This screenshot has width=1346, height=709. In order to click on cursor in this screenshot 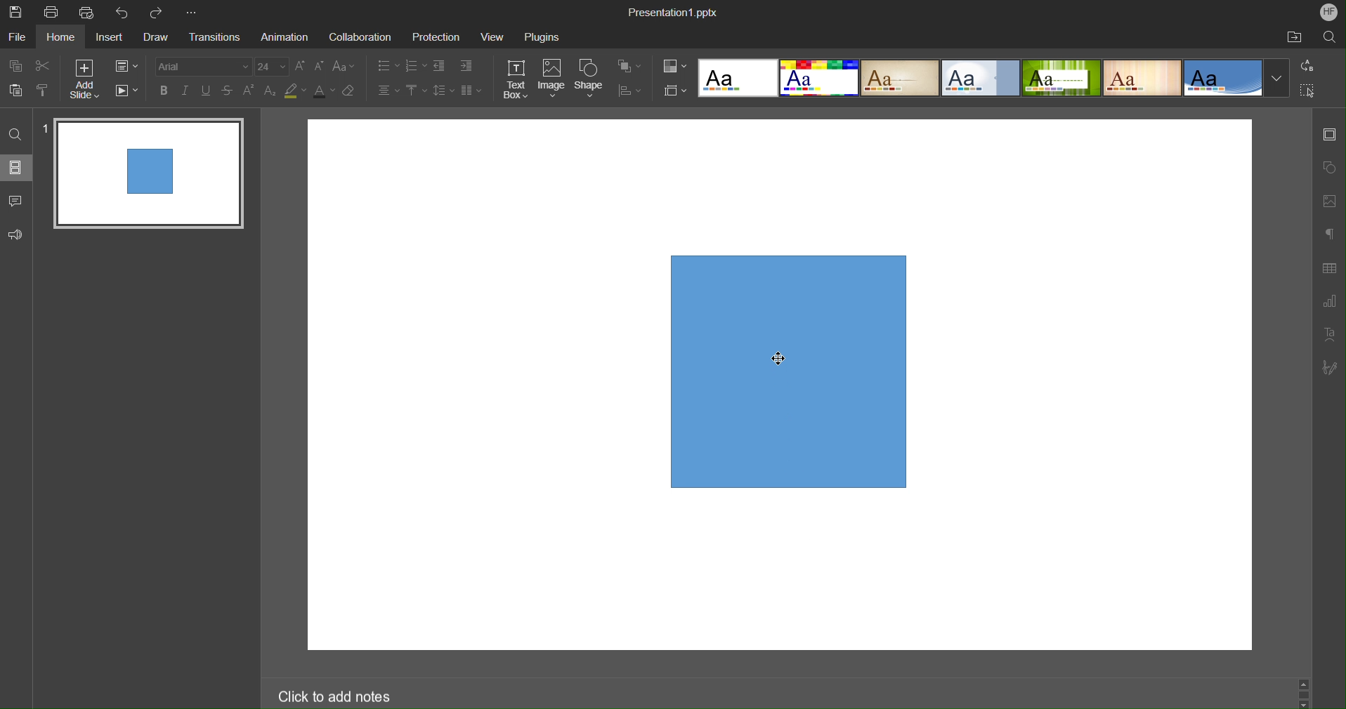, I will do `click(780, 357)`.